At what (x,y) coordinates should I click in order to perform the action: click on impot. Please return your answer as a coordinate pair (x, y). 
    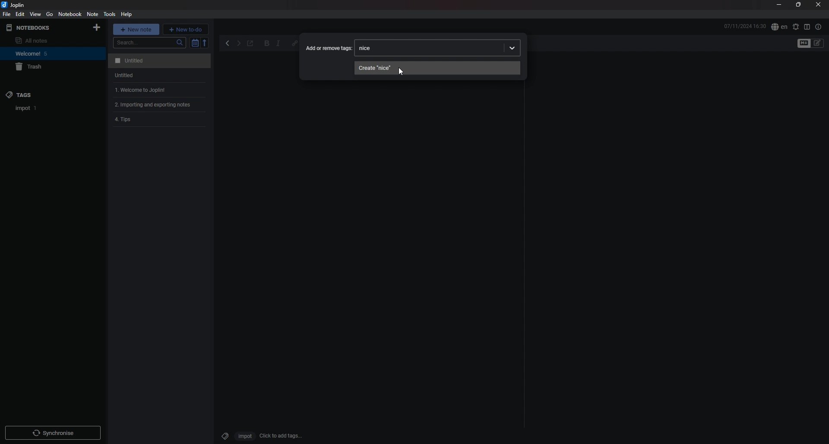
    Looking at the image, I should click on (244, 436).